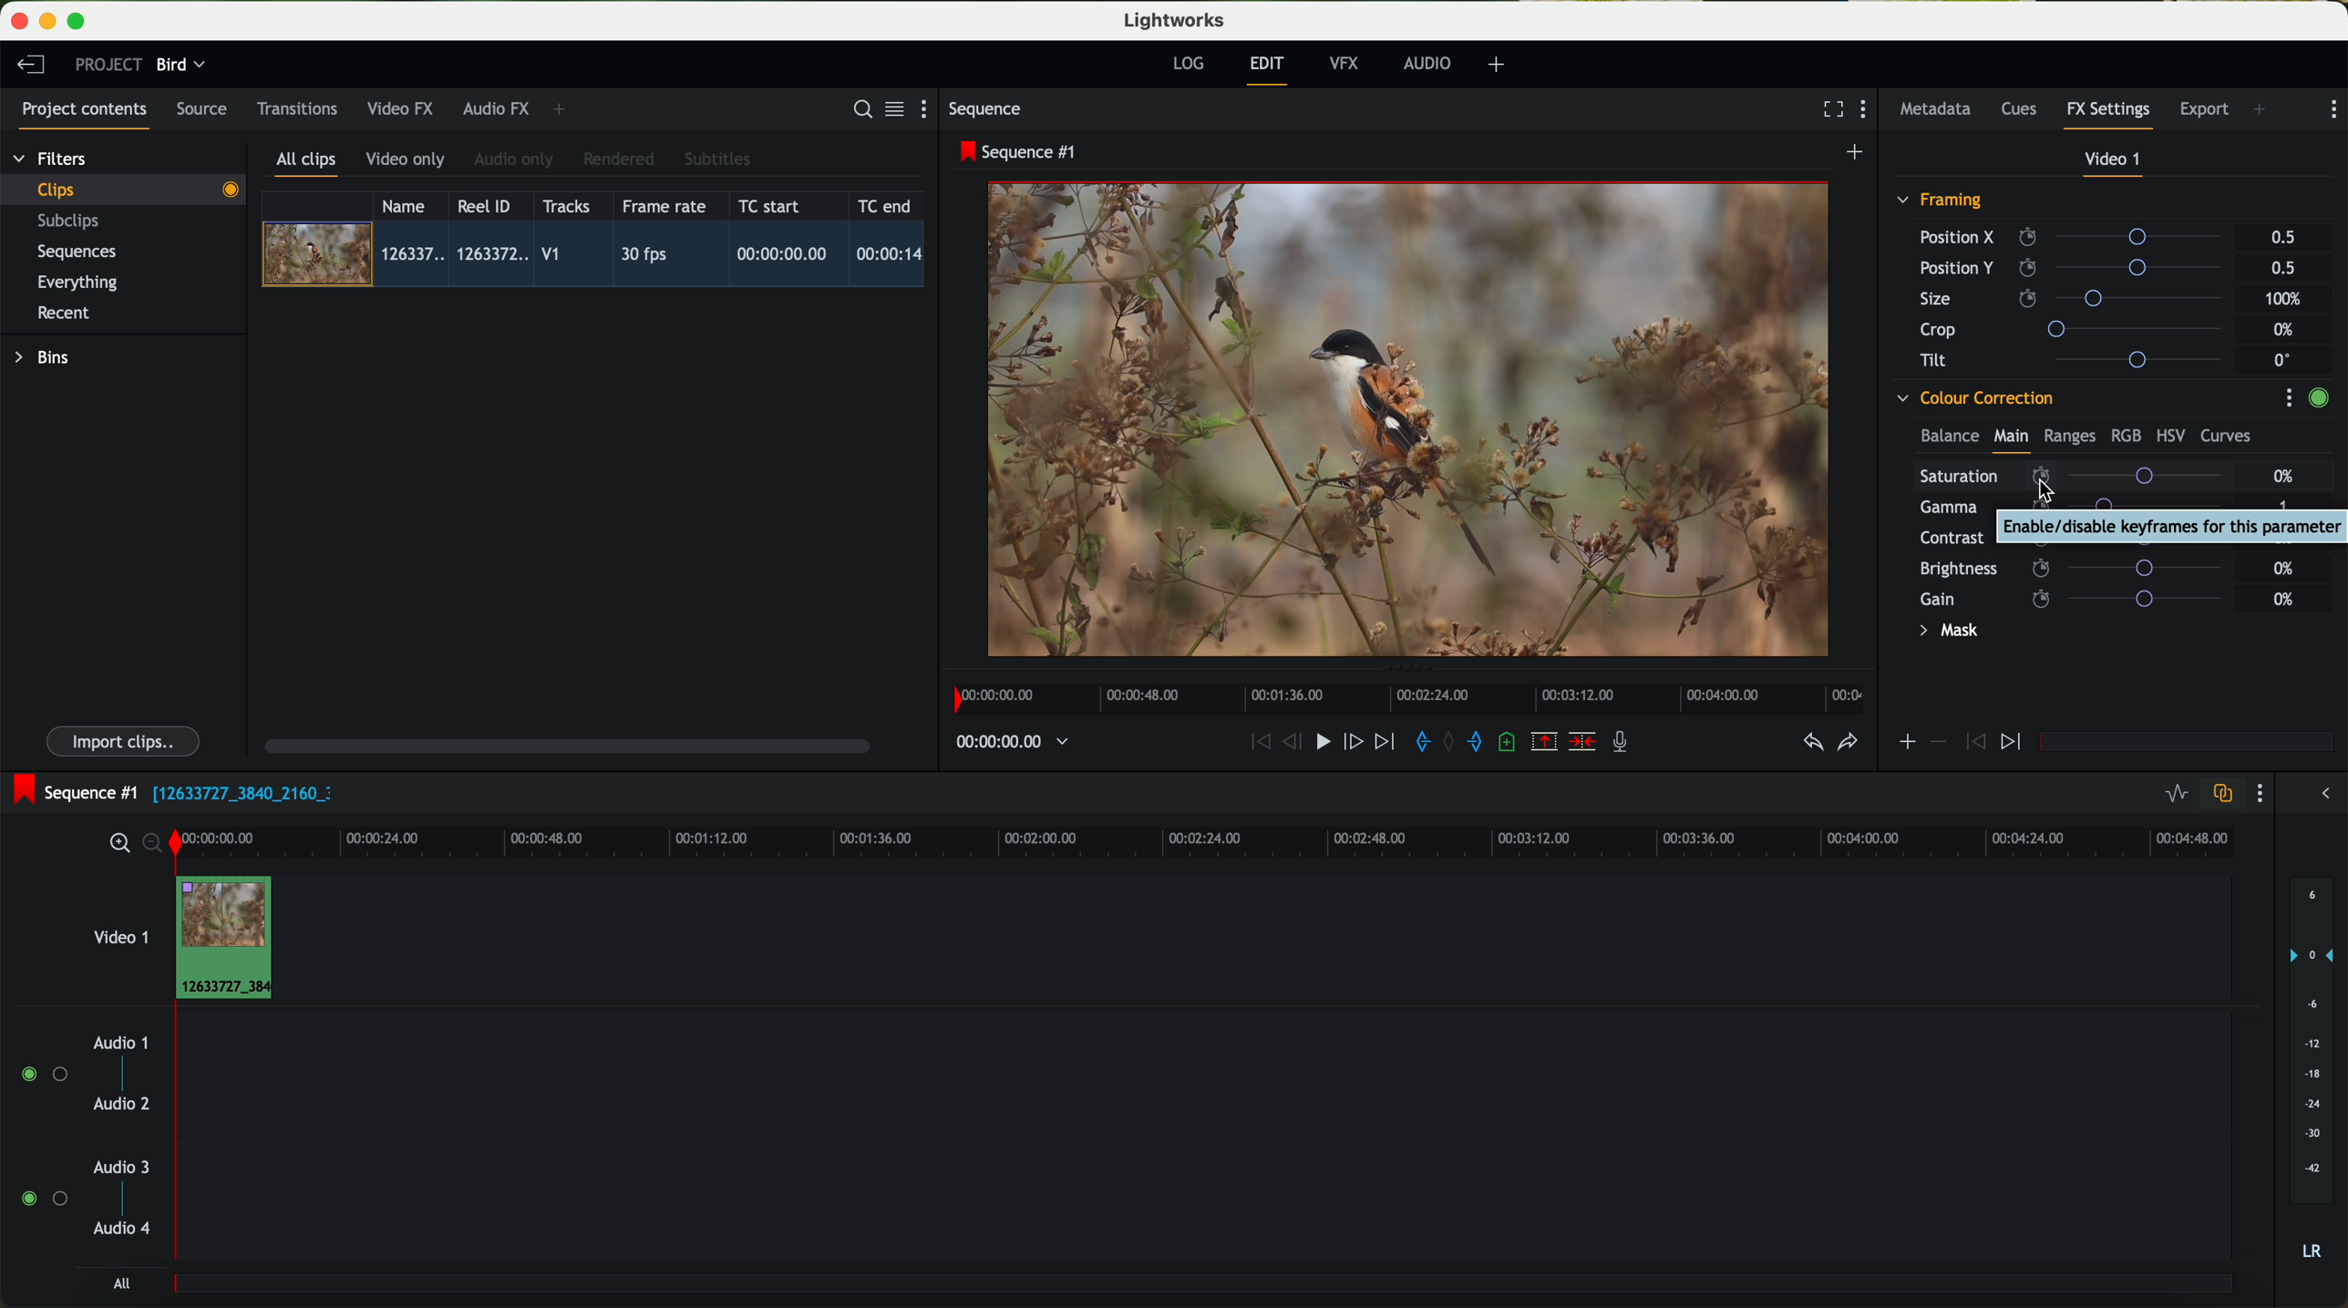  Describe the element at coordinates (1450, 742) in the screenshot. I see `clear marks` at that location.